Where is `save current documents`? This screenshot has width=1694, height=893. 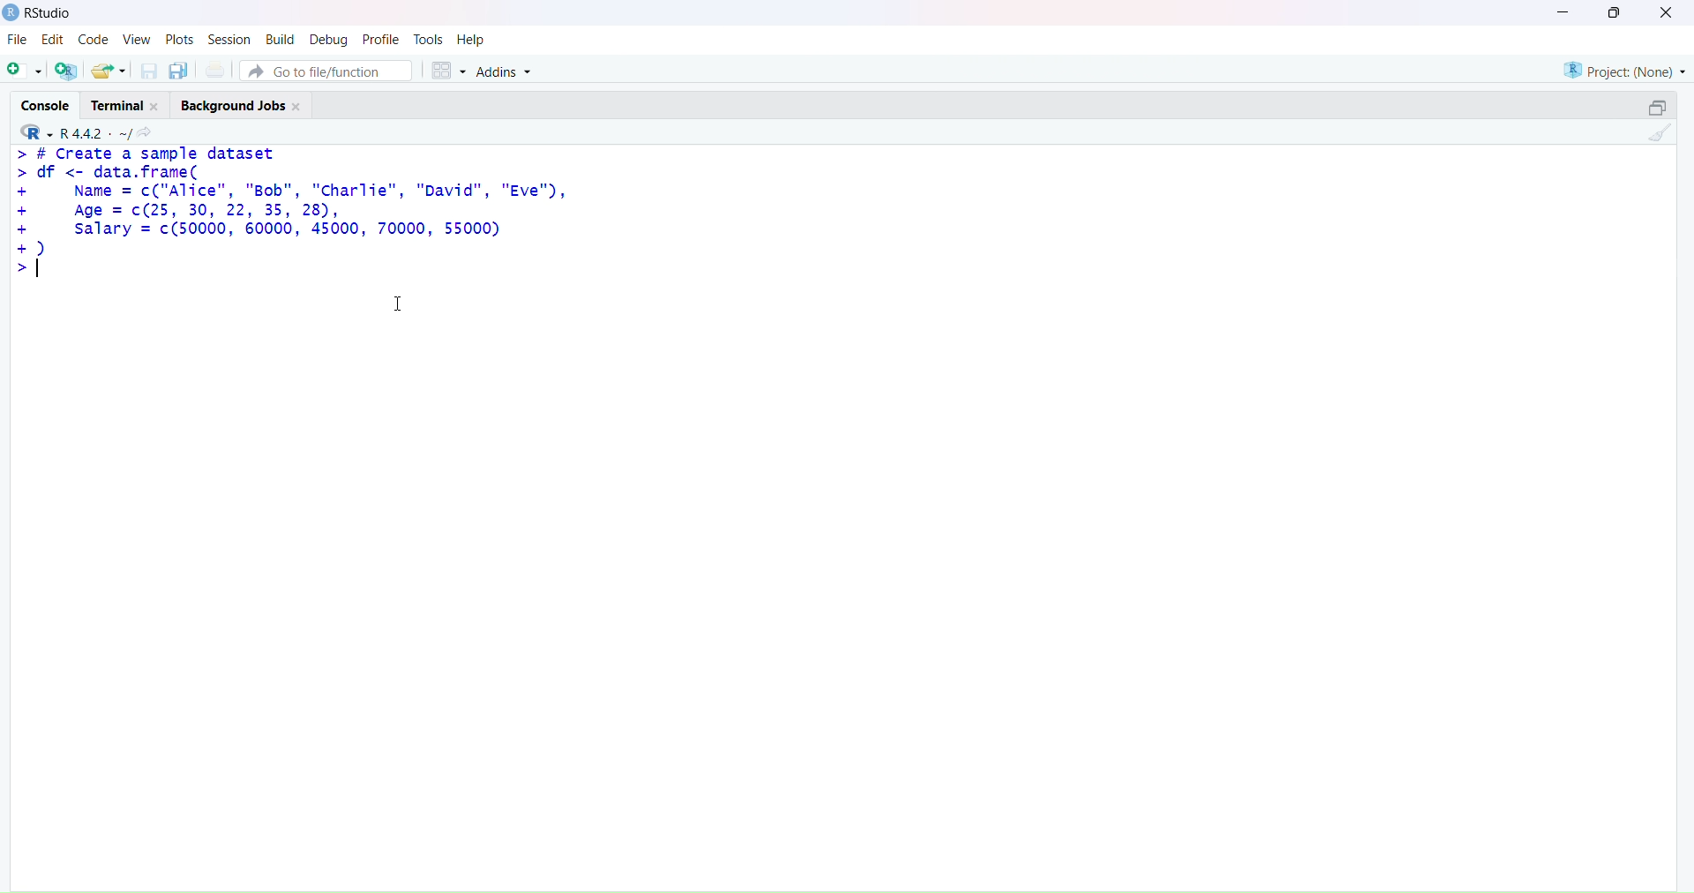 save current documents is located at coordinates (150, 71).